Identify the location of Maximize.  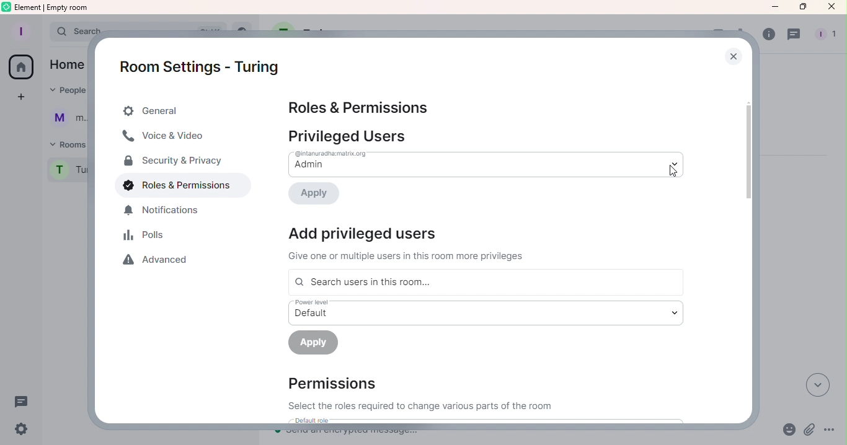
(799, 7).